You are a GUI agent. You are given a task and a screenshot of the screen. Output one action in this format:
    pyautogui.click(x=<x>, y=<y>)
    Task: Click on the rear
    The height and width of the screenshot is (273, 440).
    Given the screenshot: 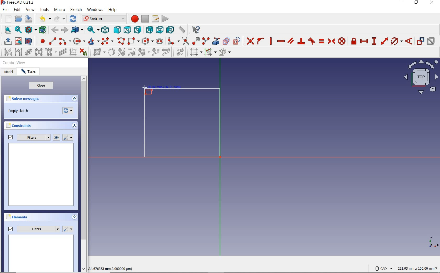 What is the action you would take?
    pyautogui.click(x=150, y=30)
    